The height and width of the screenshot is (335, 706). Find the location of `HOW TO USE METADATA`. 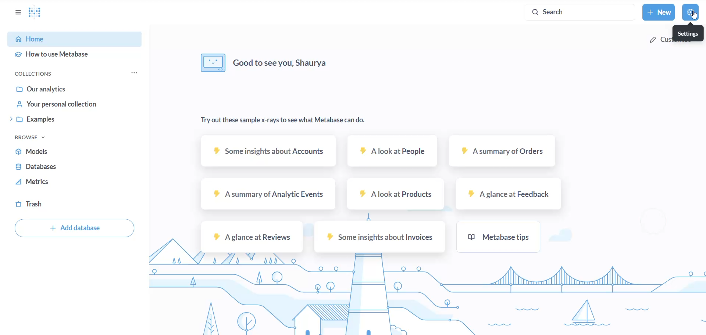

HOW TO USE METADATA is located at coordinates (74, 57).